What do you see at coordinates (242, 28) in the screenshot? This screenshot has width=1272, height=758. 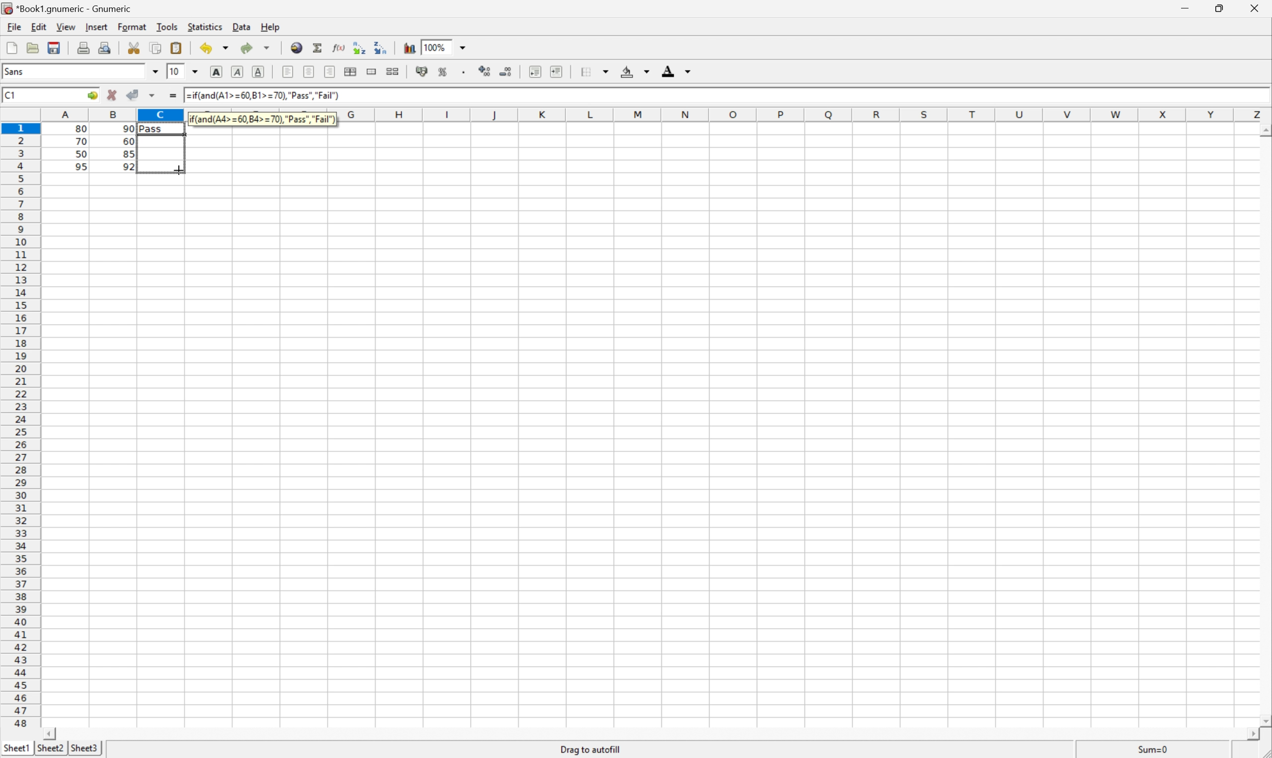 I see `Data` at bounding box center [242, 28].